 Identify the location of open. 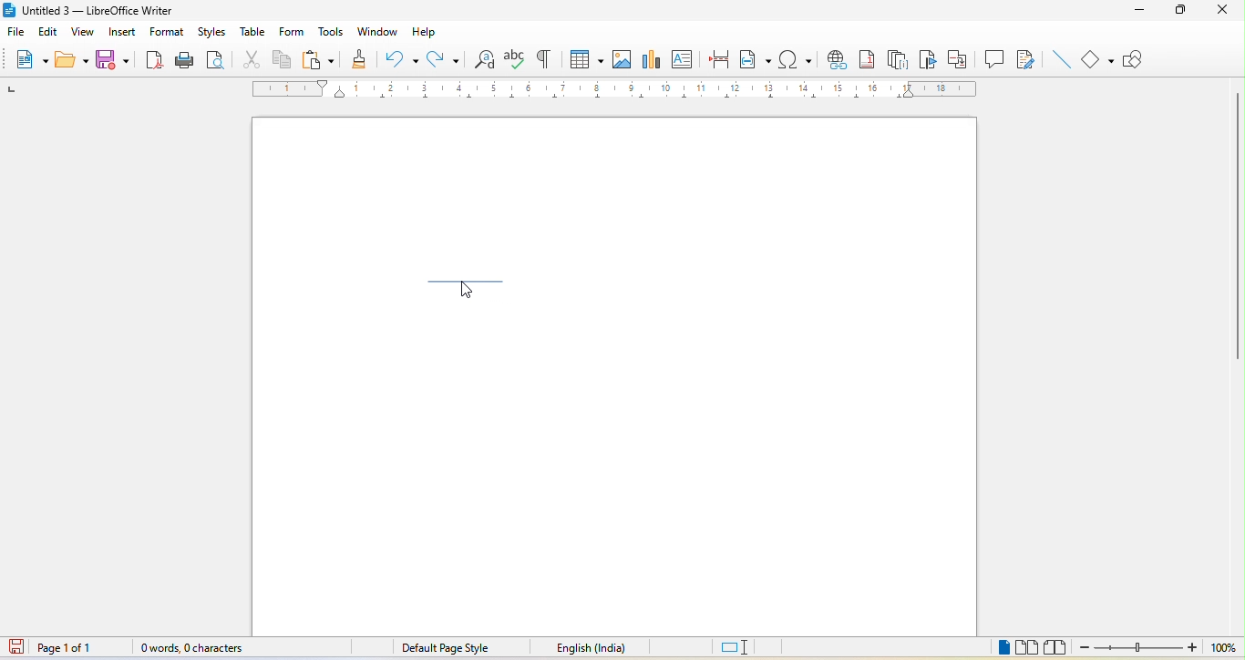
(68, 61).